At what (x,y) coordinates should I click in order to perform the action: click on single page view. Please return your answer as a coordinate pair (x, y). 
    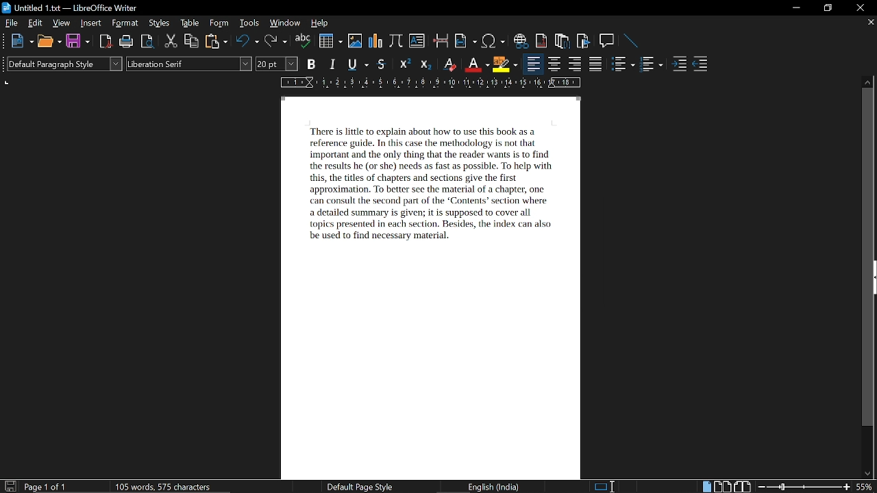
    Looking at the image, I should click on (706, 486).